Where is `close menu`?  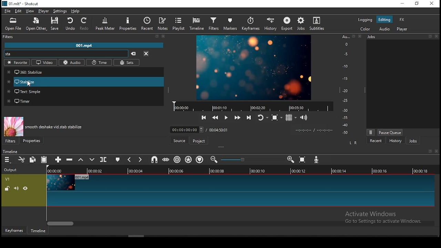
close menu is located at coordinates (146, 53).